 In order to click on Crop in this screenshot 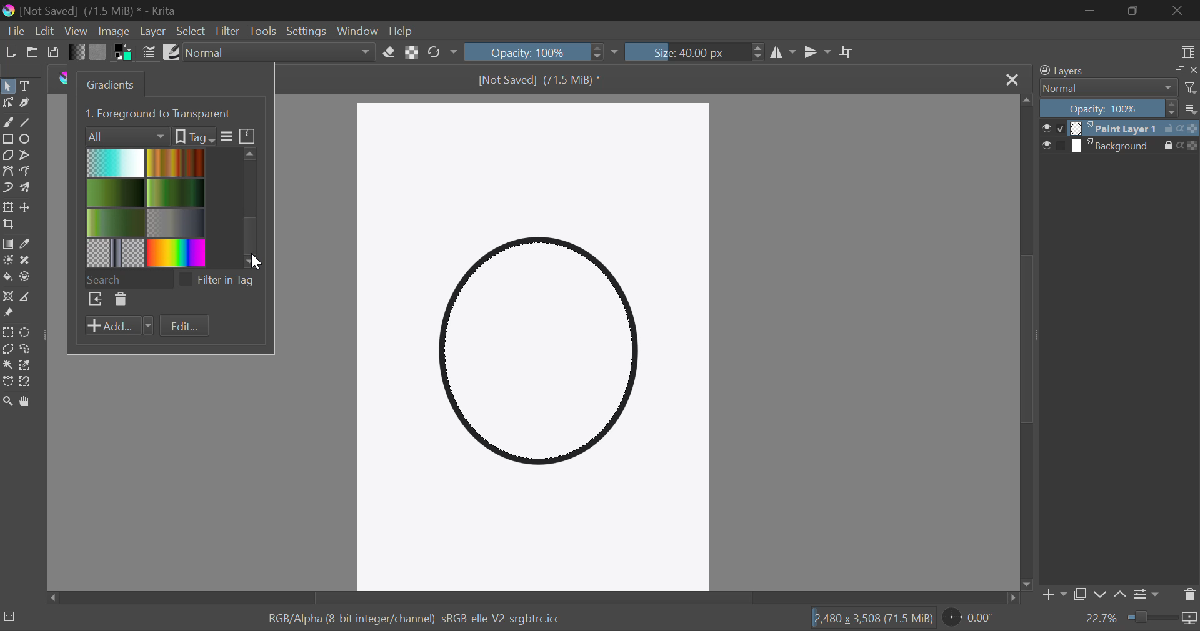, I will do `click(847, 52)`.